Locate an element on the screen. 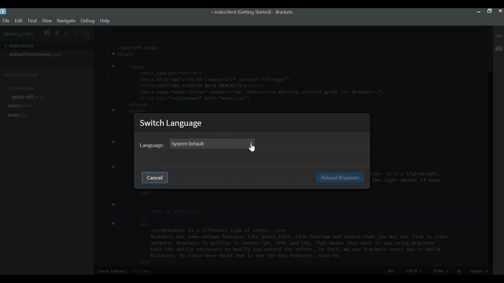  minimize is located at coordinates (479, 11).